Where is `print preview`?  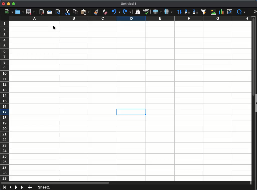 print preview is located at coordinates (58, 12).